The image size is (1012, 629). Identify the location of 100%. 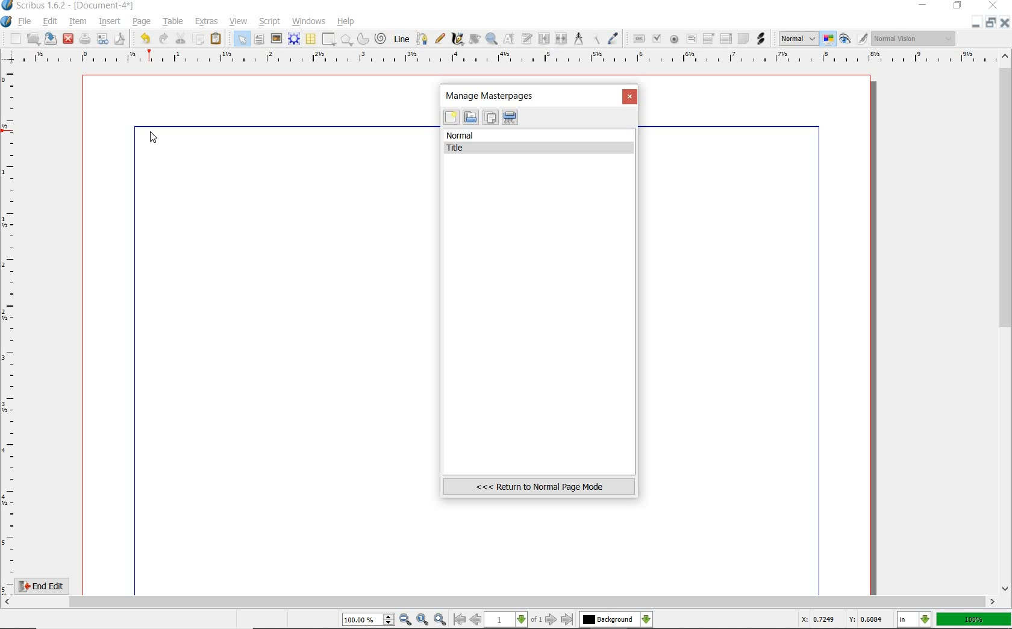
(975, 619).